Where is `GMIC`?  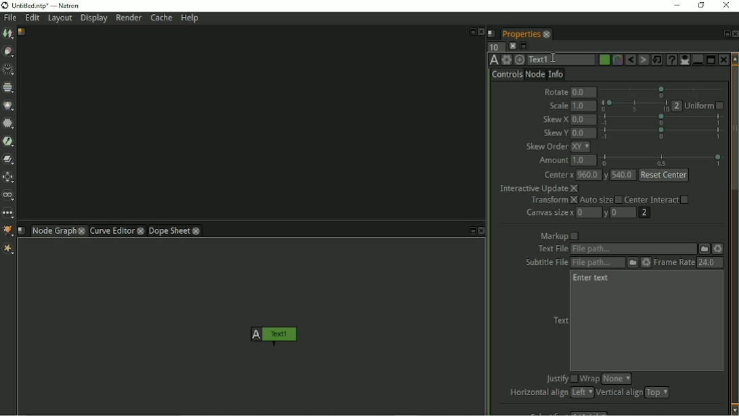
GMIC is located at coordinates (8, 231).